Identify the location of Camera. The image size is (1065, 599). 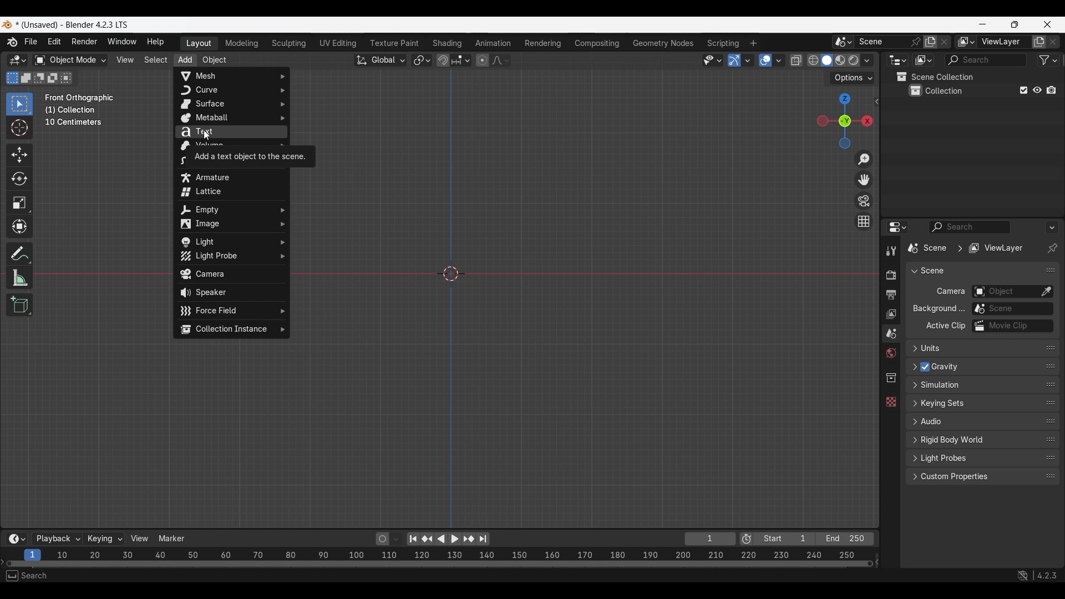
(950, 291).